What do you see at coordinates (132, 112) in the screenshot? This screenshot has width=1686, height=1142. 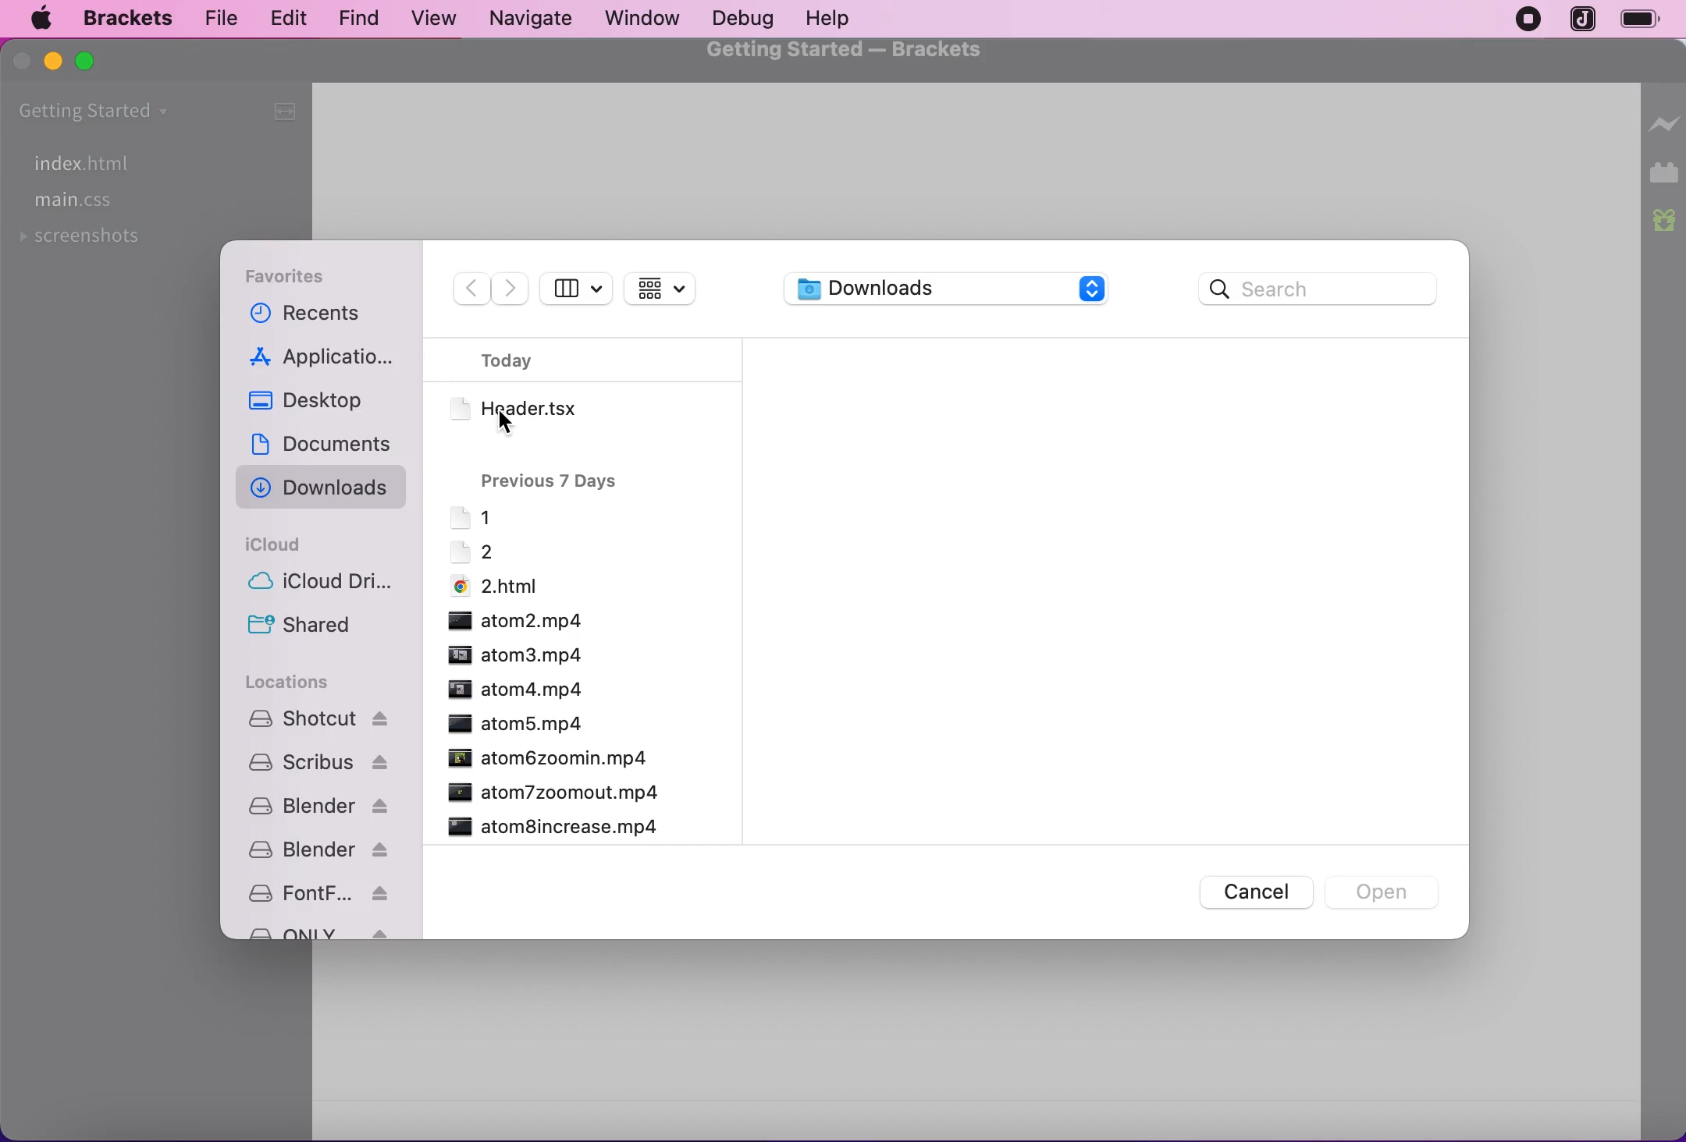 I see `getting started` at bounding box center [132, 112].